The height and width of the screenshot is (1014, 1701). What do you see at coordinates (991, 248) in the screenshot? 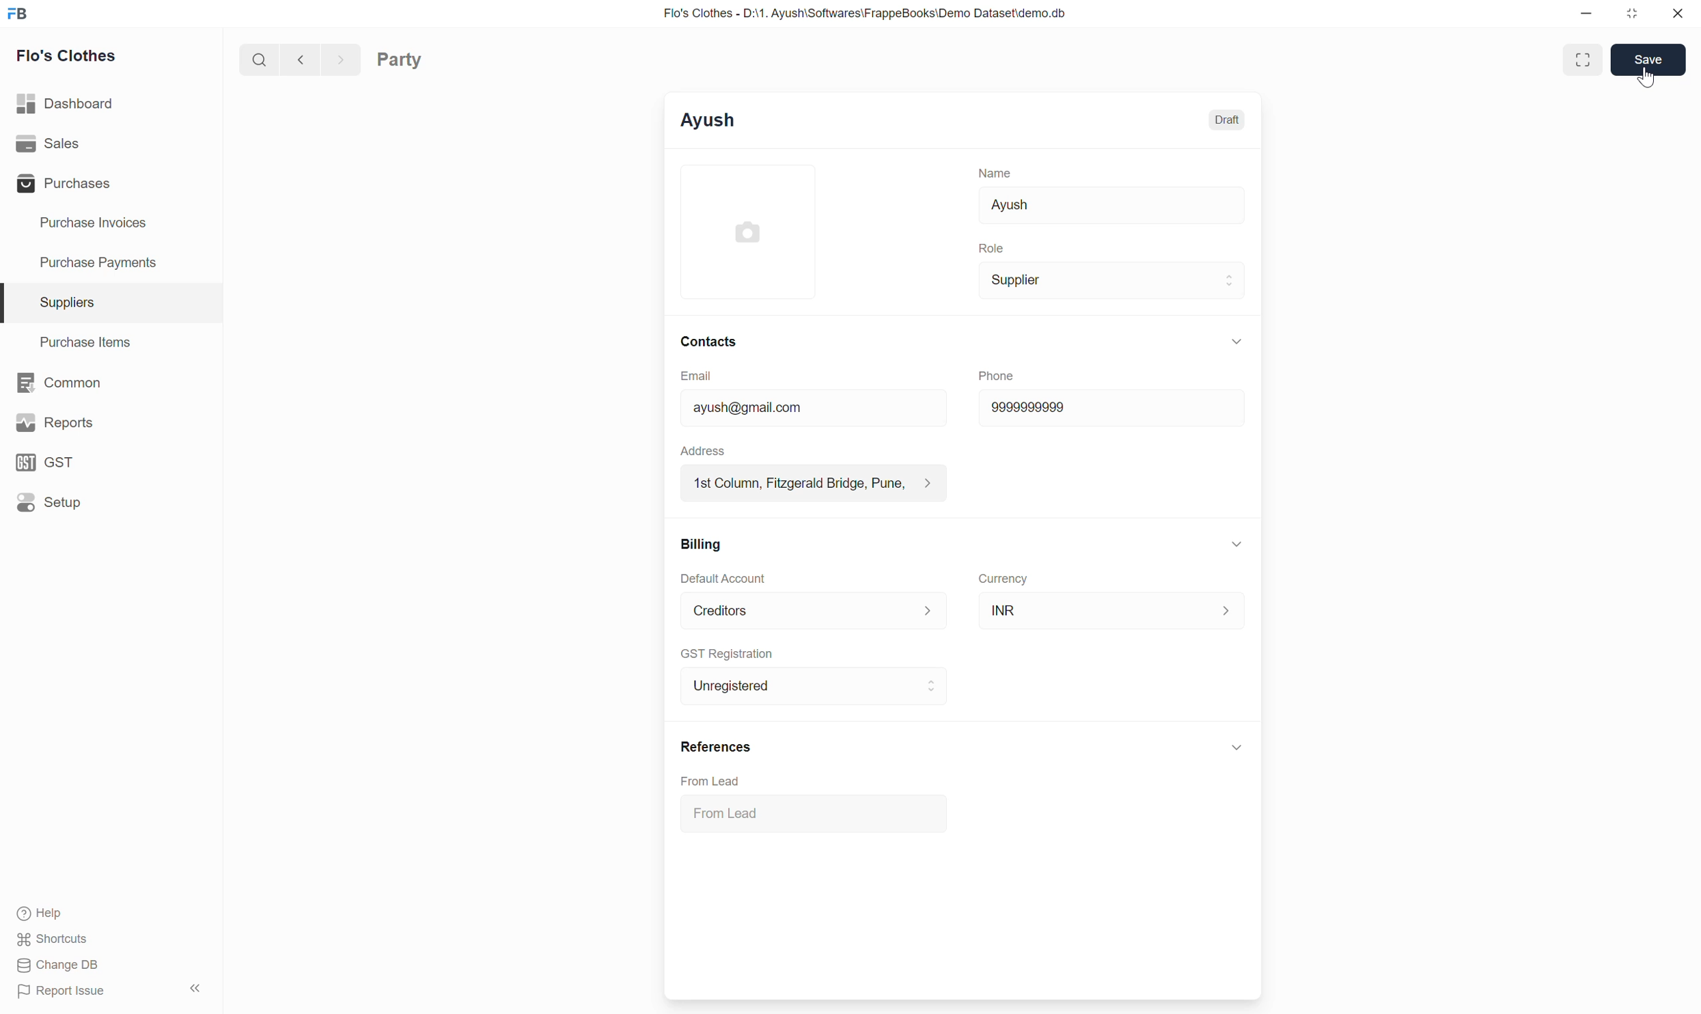
I see `Role` at bounding box center [991, 248].